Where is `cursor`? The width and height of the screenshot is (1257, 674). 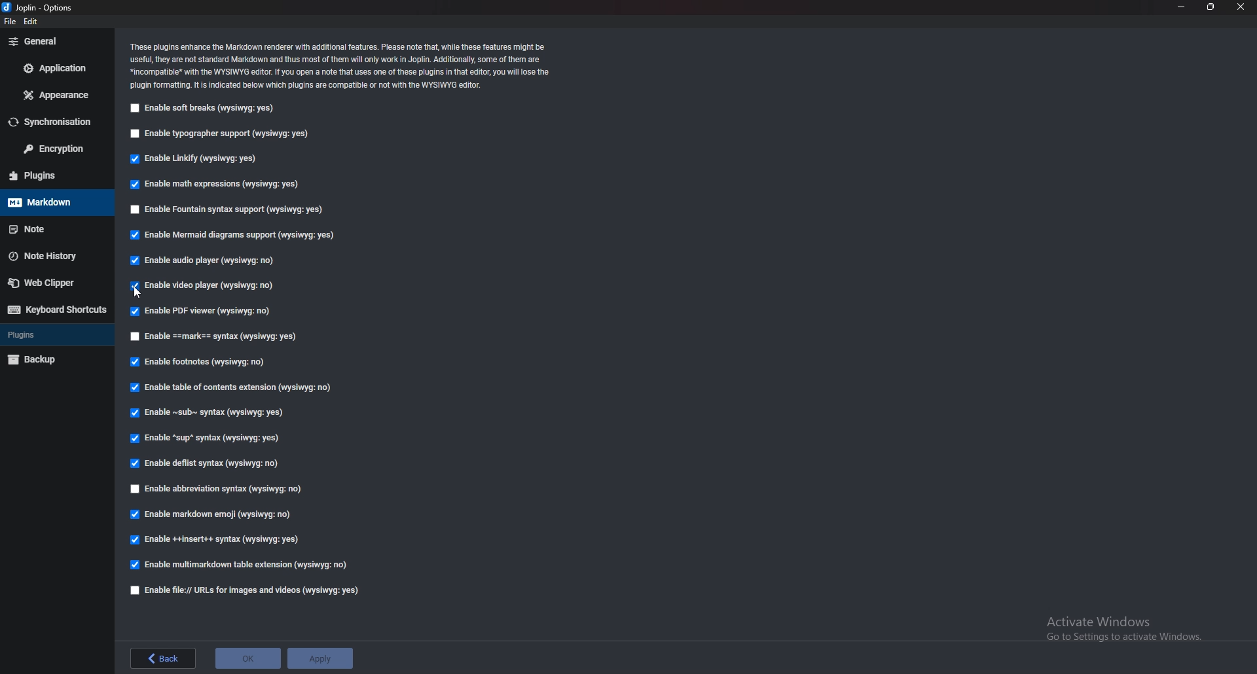 cursor is located at coordinates (141, 294).